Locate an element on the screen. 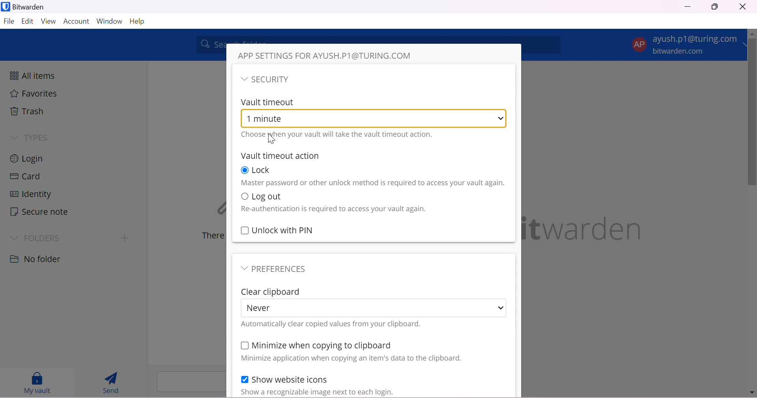 The image size is (757, 398). 1 minute is located at coordinates (272, 119).